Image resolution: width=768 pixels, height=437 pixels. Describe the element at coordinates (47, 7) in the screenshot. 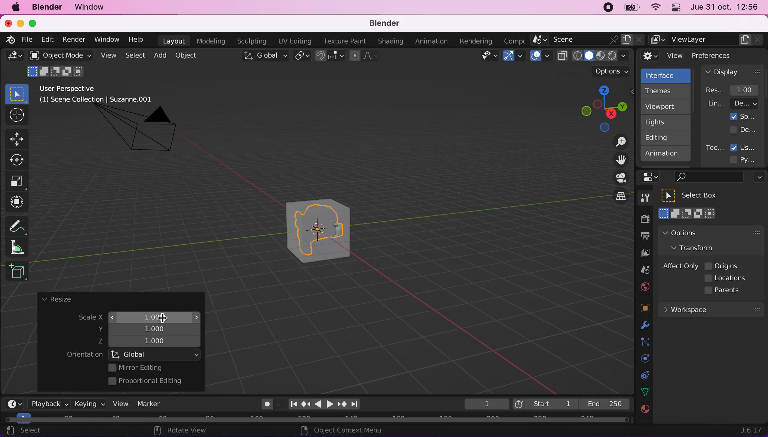

I see `blender` at that location.